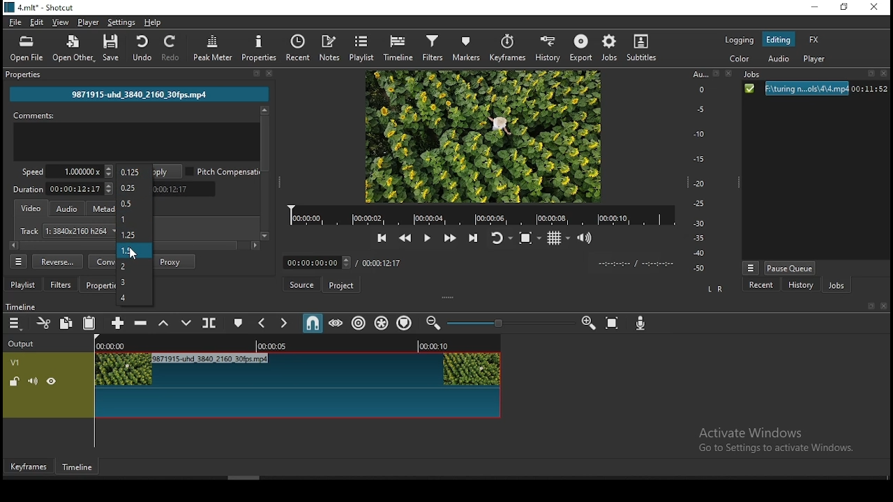  I want to click on 1, so click(133, 220).